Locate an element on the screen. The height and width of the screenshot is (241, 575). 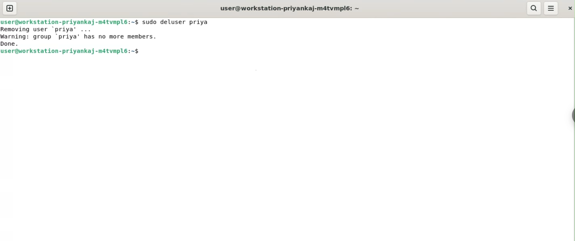
new tab is located at coordinates (10, 8).